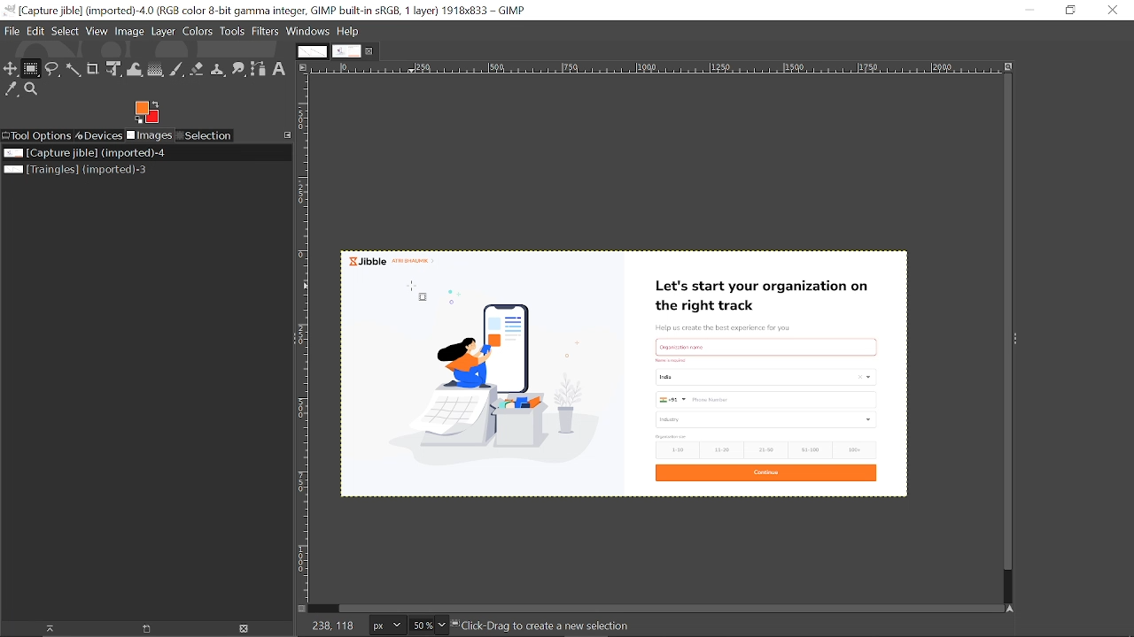  What do you see at coordinates (279, 68) in the screenshot?
I see `Add text` at bounding box center [279, 68].